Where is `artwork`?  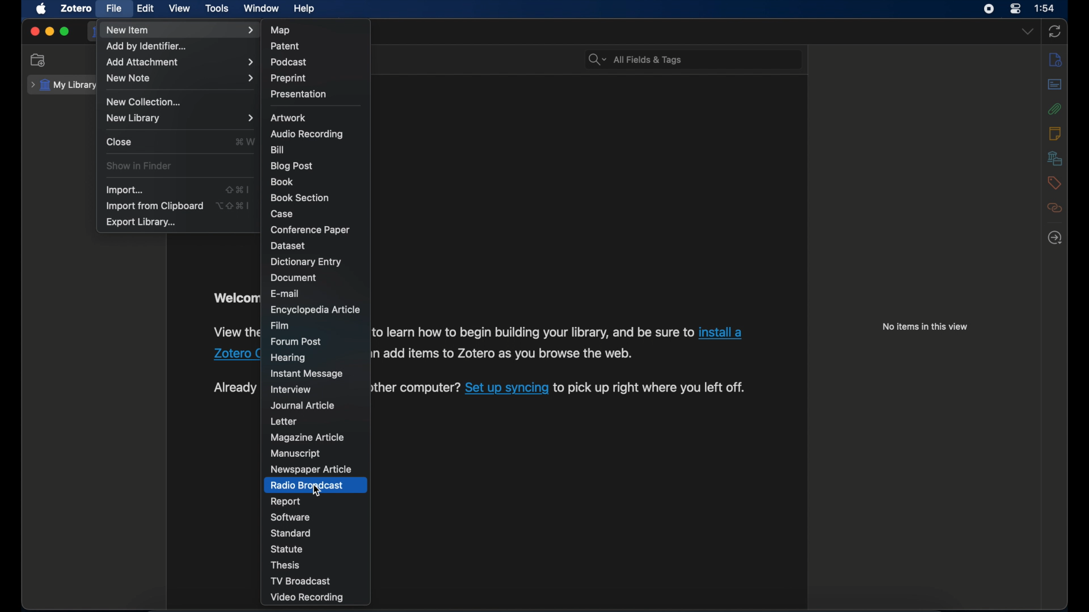 artwork is located at coordinates (289, 117).